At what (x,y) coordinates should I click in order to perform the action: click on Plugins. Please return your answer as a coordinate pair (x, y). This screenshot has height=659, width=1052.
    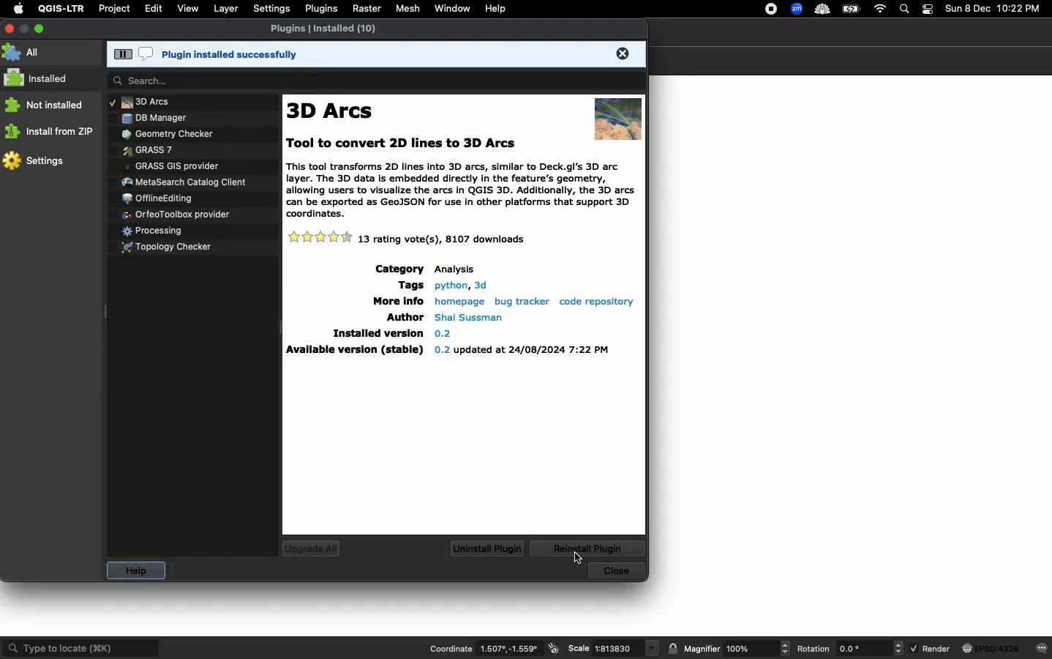
    Looking at the image, I should click on (162, 133).